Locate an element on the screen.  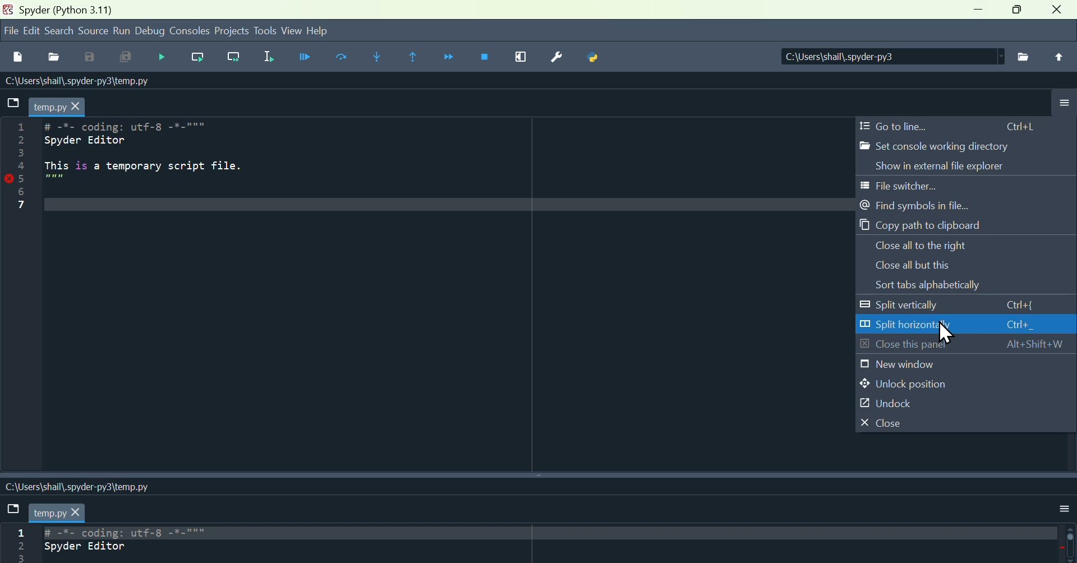
| C:\Users\shail\.spyder-py3 is located at coordinates (890, 57).